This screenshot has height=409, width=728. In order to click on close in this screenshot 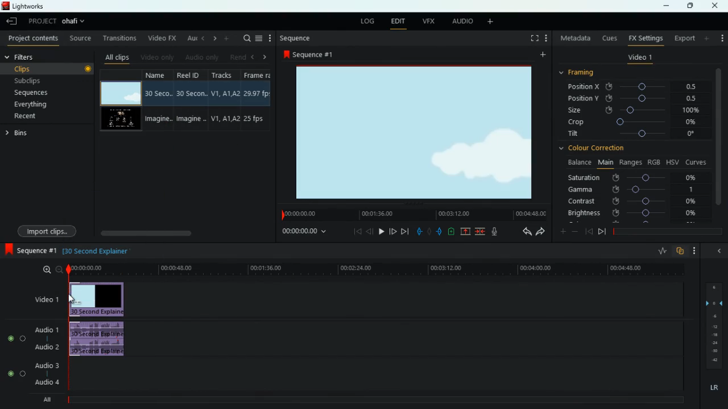, I will do `click(717, 252)`.